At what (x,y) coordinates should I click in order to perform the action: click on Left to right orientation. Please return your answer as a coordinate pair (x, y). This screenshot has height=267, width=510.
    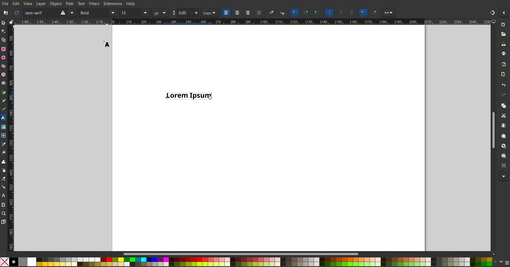
    Looking at the image, I should click on (364, 12).